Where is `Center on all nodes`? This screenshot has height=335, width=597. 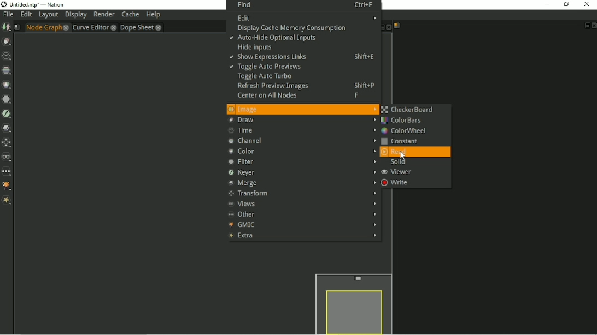 Center on all nodes is located at coordinates (300, 97).